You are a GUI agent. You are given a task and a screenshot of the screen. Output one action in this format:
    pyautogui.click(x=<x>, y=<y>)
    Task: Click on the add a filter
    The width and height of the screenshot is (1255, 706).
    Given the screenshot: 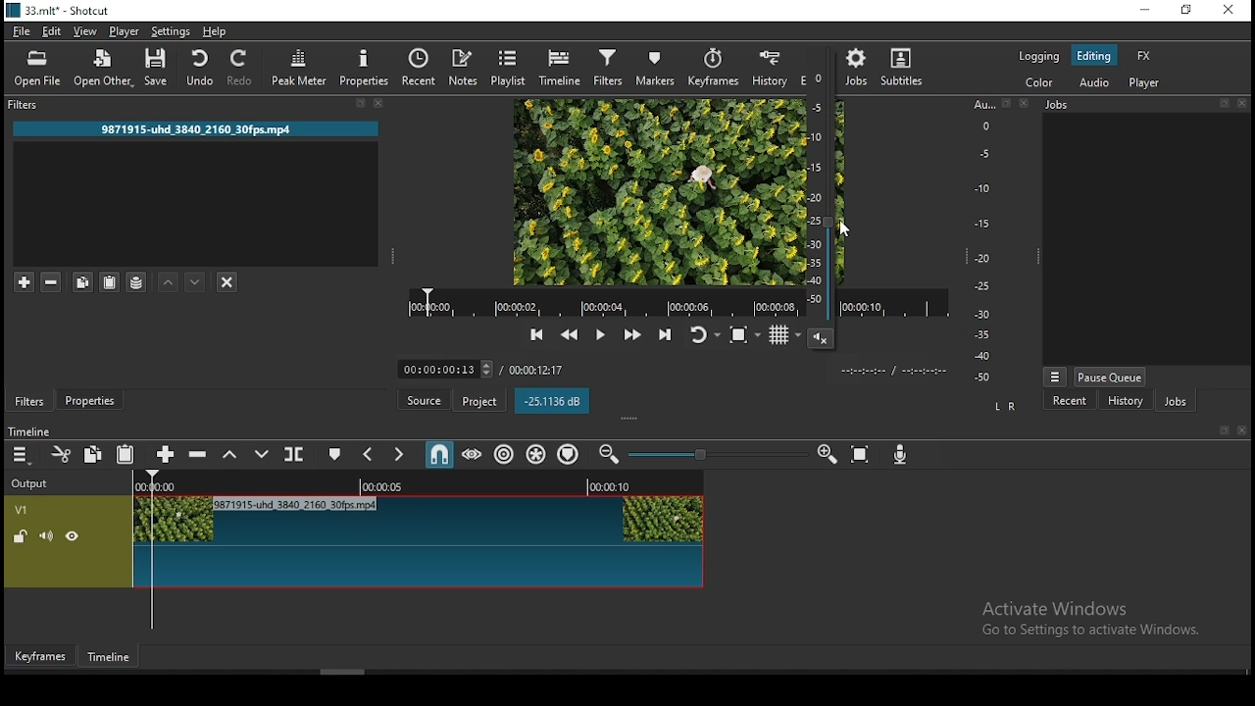 What is the action you would take?
    pyautogui.click(x=25, y=282)
    